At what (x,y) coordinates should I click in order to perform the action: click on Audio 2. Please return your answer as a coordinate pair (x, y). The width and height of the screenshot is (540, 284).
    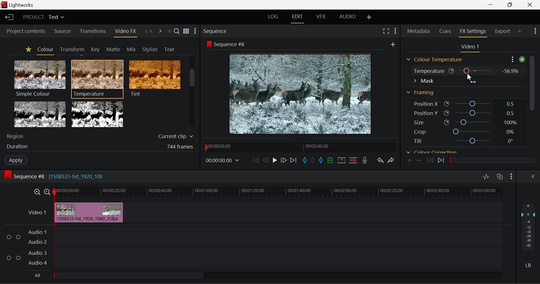
    Looking at the image, I should click on (35, 241).